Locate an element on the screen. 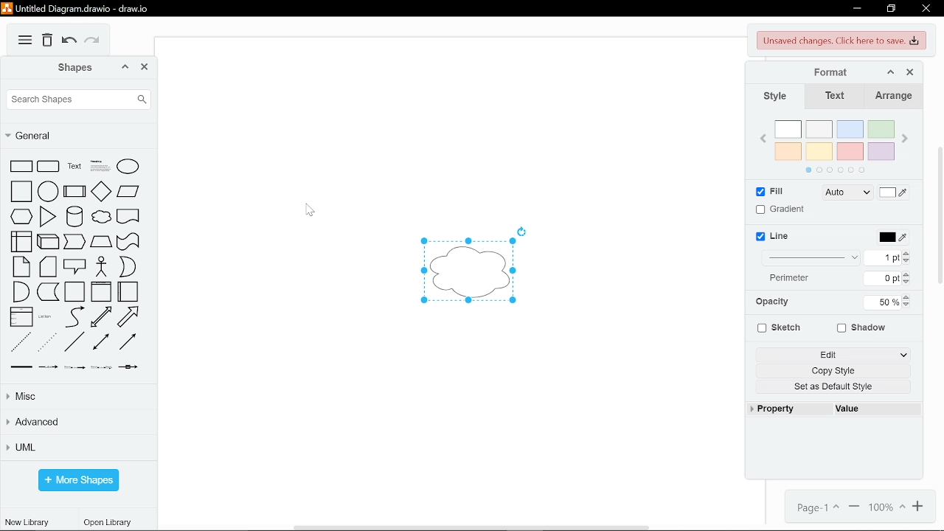  More options is located at coordinates (25, 41).